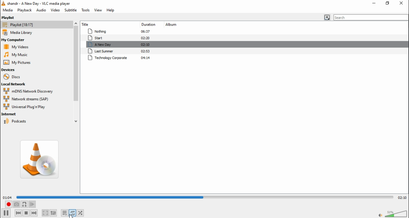  I want to click on toggle playlist, so click(64, 212).